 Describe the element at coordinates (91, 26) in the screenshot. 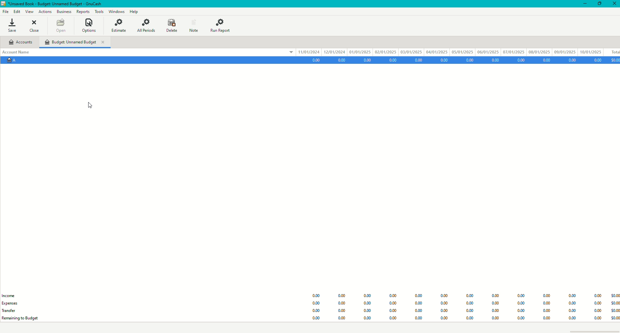

I see `Options` at that location.